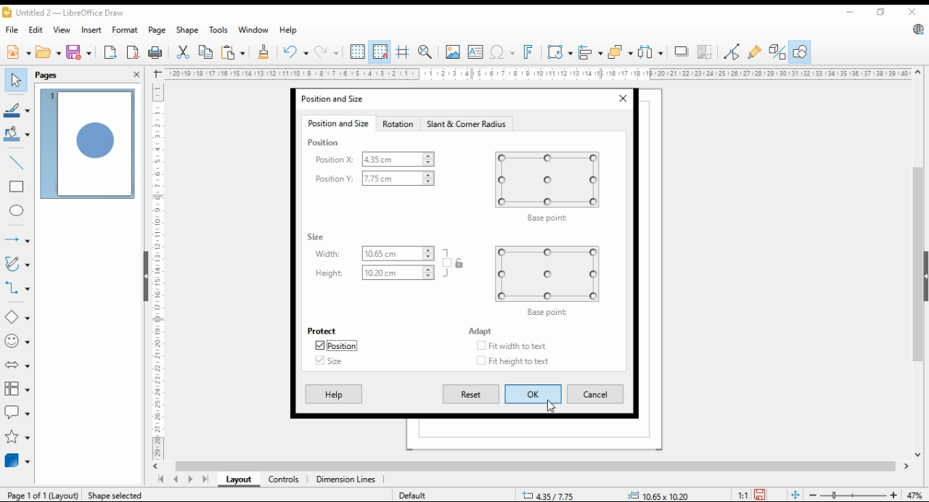 This screenshot has width=929, height=502. Describe the element at coordinates (16, 316) in the screenshot. I see `simple shapes` at that location.